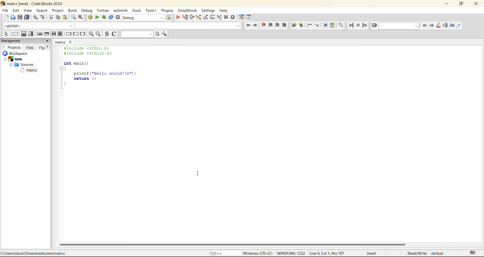 The height and width of the screenshot is (257, 484). What do you see at coordinates (333, 25) in the screenshot?
I see `Run HTML Help documentation` at bounding box center [333, 25].